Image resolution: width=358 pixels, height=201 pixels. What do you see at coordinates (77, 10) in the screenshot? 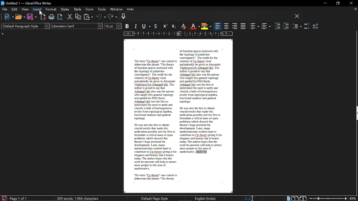
I see `Table` at bounding box center [77, 10].